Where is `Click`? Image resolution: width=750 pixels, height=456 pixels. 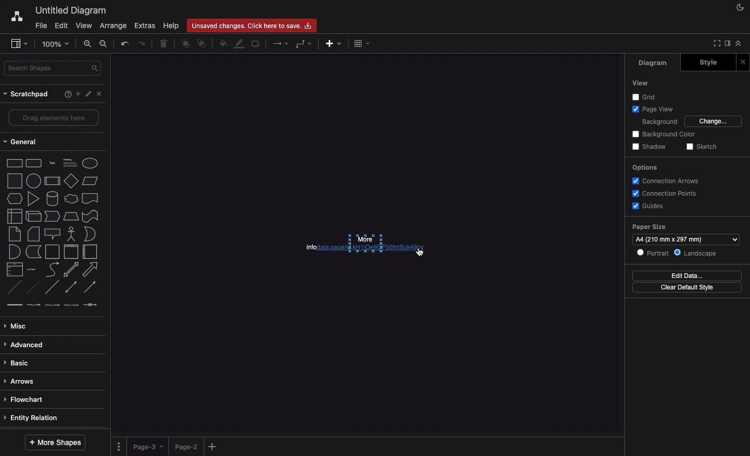
Click is located at coordinates (421, 253).